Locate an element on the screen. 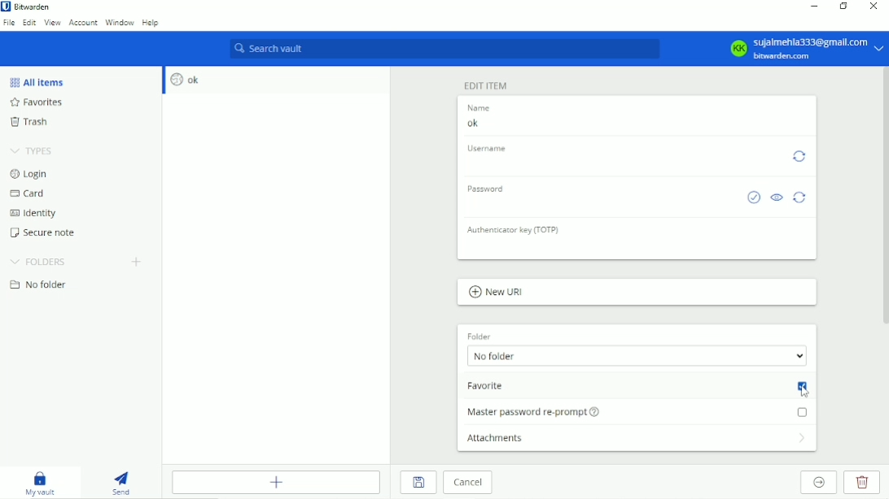 Image resolution: width=889 pixels, height=499 pixels. bitwarden logo is located at coordinates (6, 7).